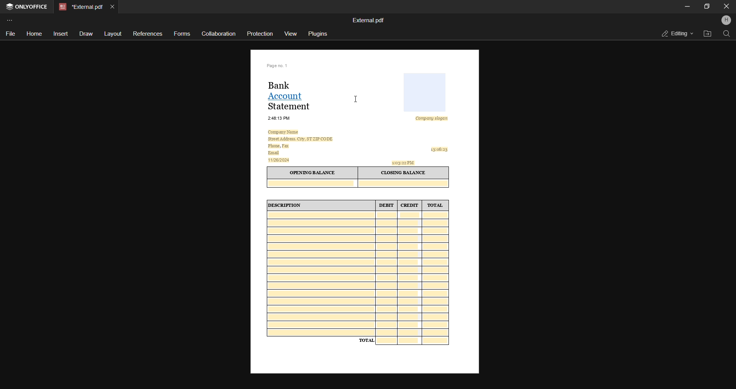 The width and height of the screenshot is (736, 389). Describe the element at coordinates (112, 34) in the screenshot. I see `layout` at that location.